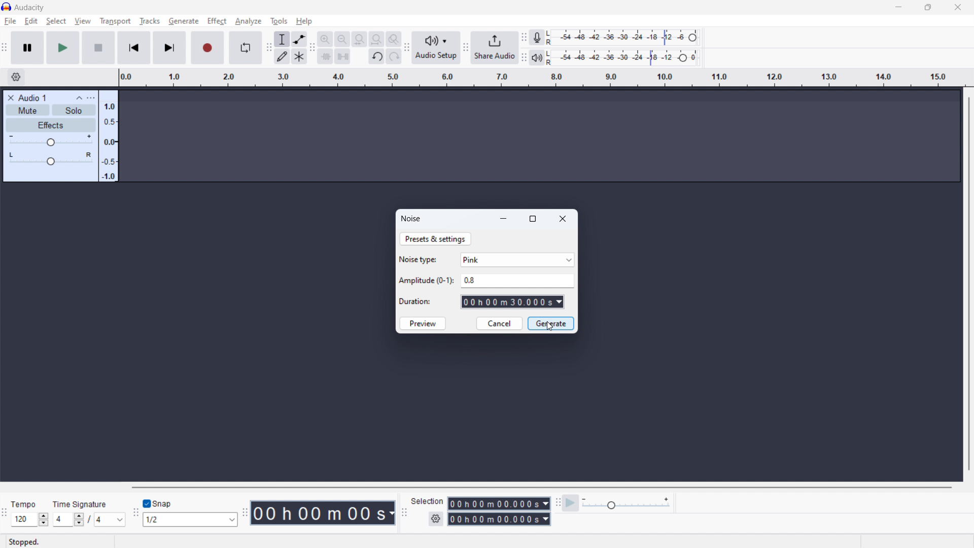  I want to click on minimize, so click(898, 8).